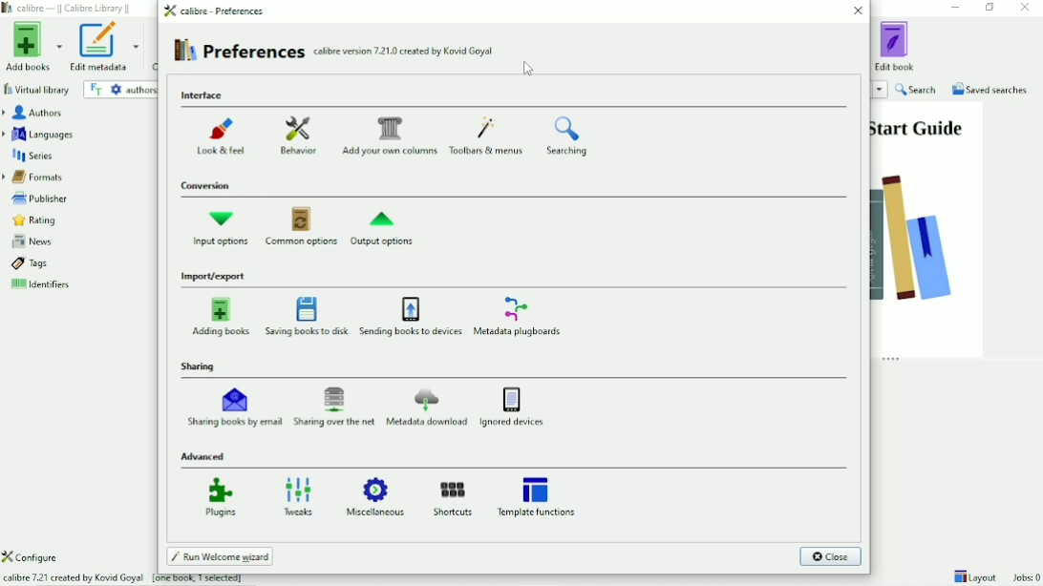 This screenshot has height=586, width=1043. Describe the element at coordinates (77, 221) in the screenshot. I see `Rating` at that location.